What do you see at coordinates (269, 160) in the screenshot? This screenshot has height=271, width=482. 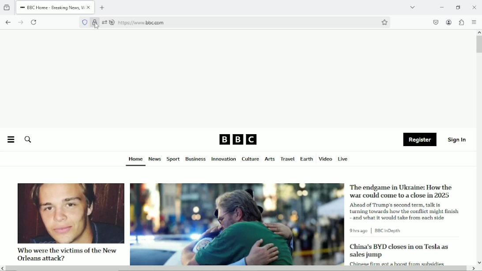 I see `Arts` at bounding box center [269, 160].